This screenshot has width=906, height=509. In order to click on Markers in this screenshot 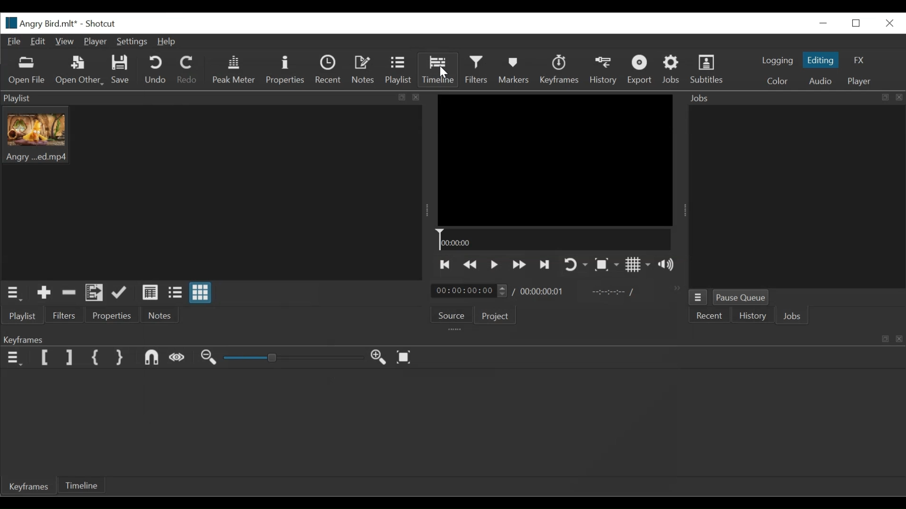, I will do `click(515, 70)`.